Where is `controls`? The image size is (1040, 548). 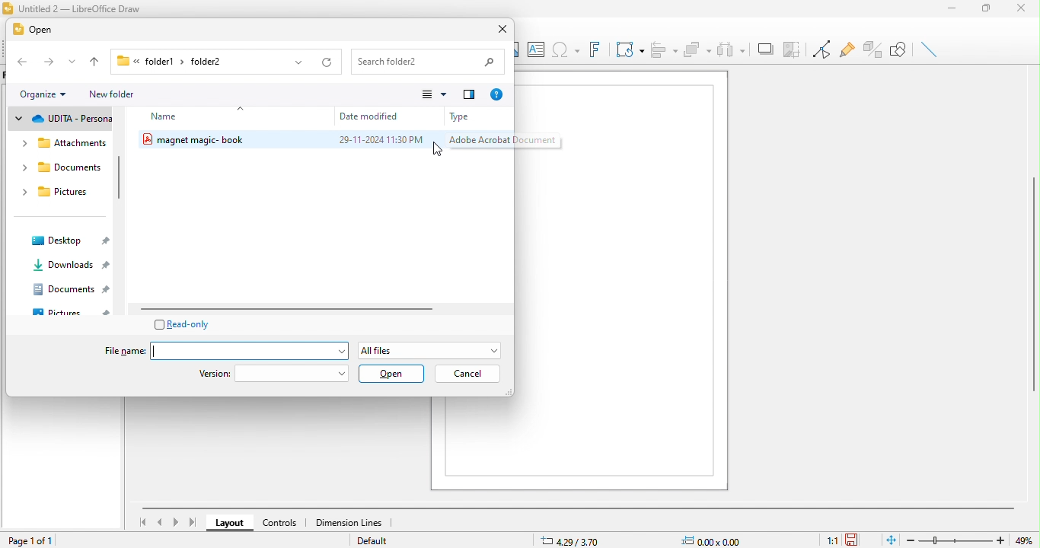 controls is located at coordinates (280, 524).